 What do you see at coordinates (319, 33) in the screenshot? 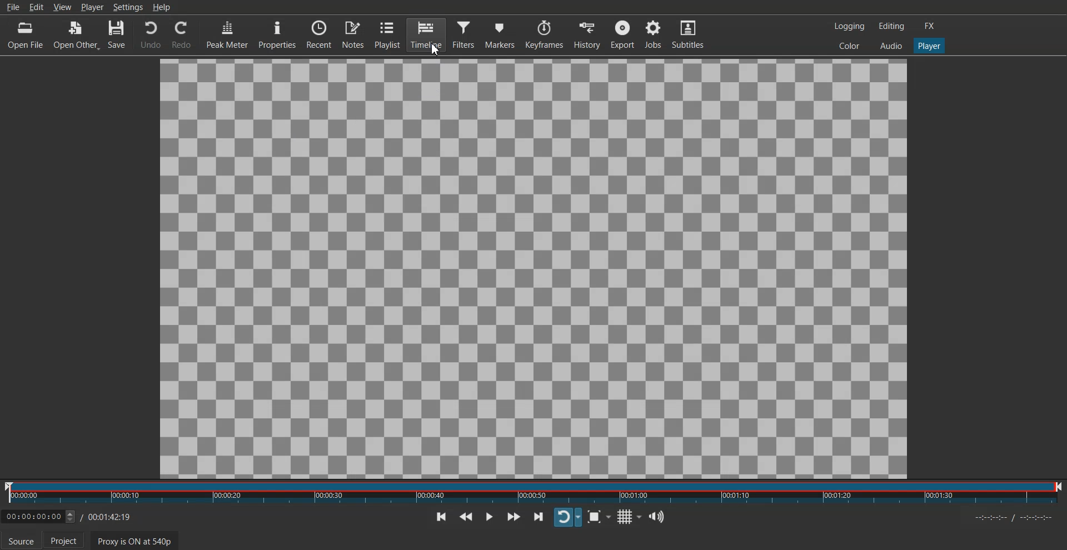
I see `Recent` at bounding box center [319, 33].